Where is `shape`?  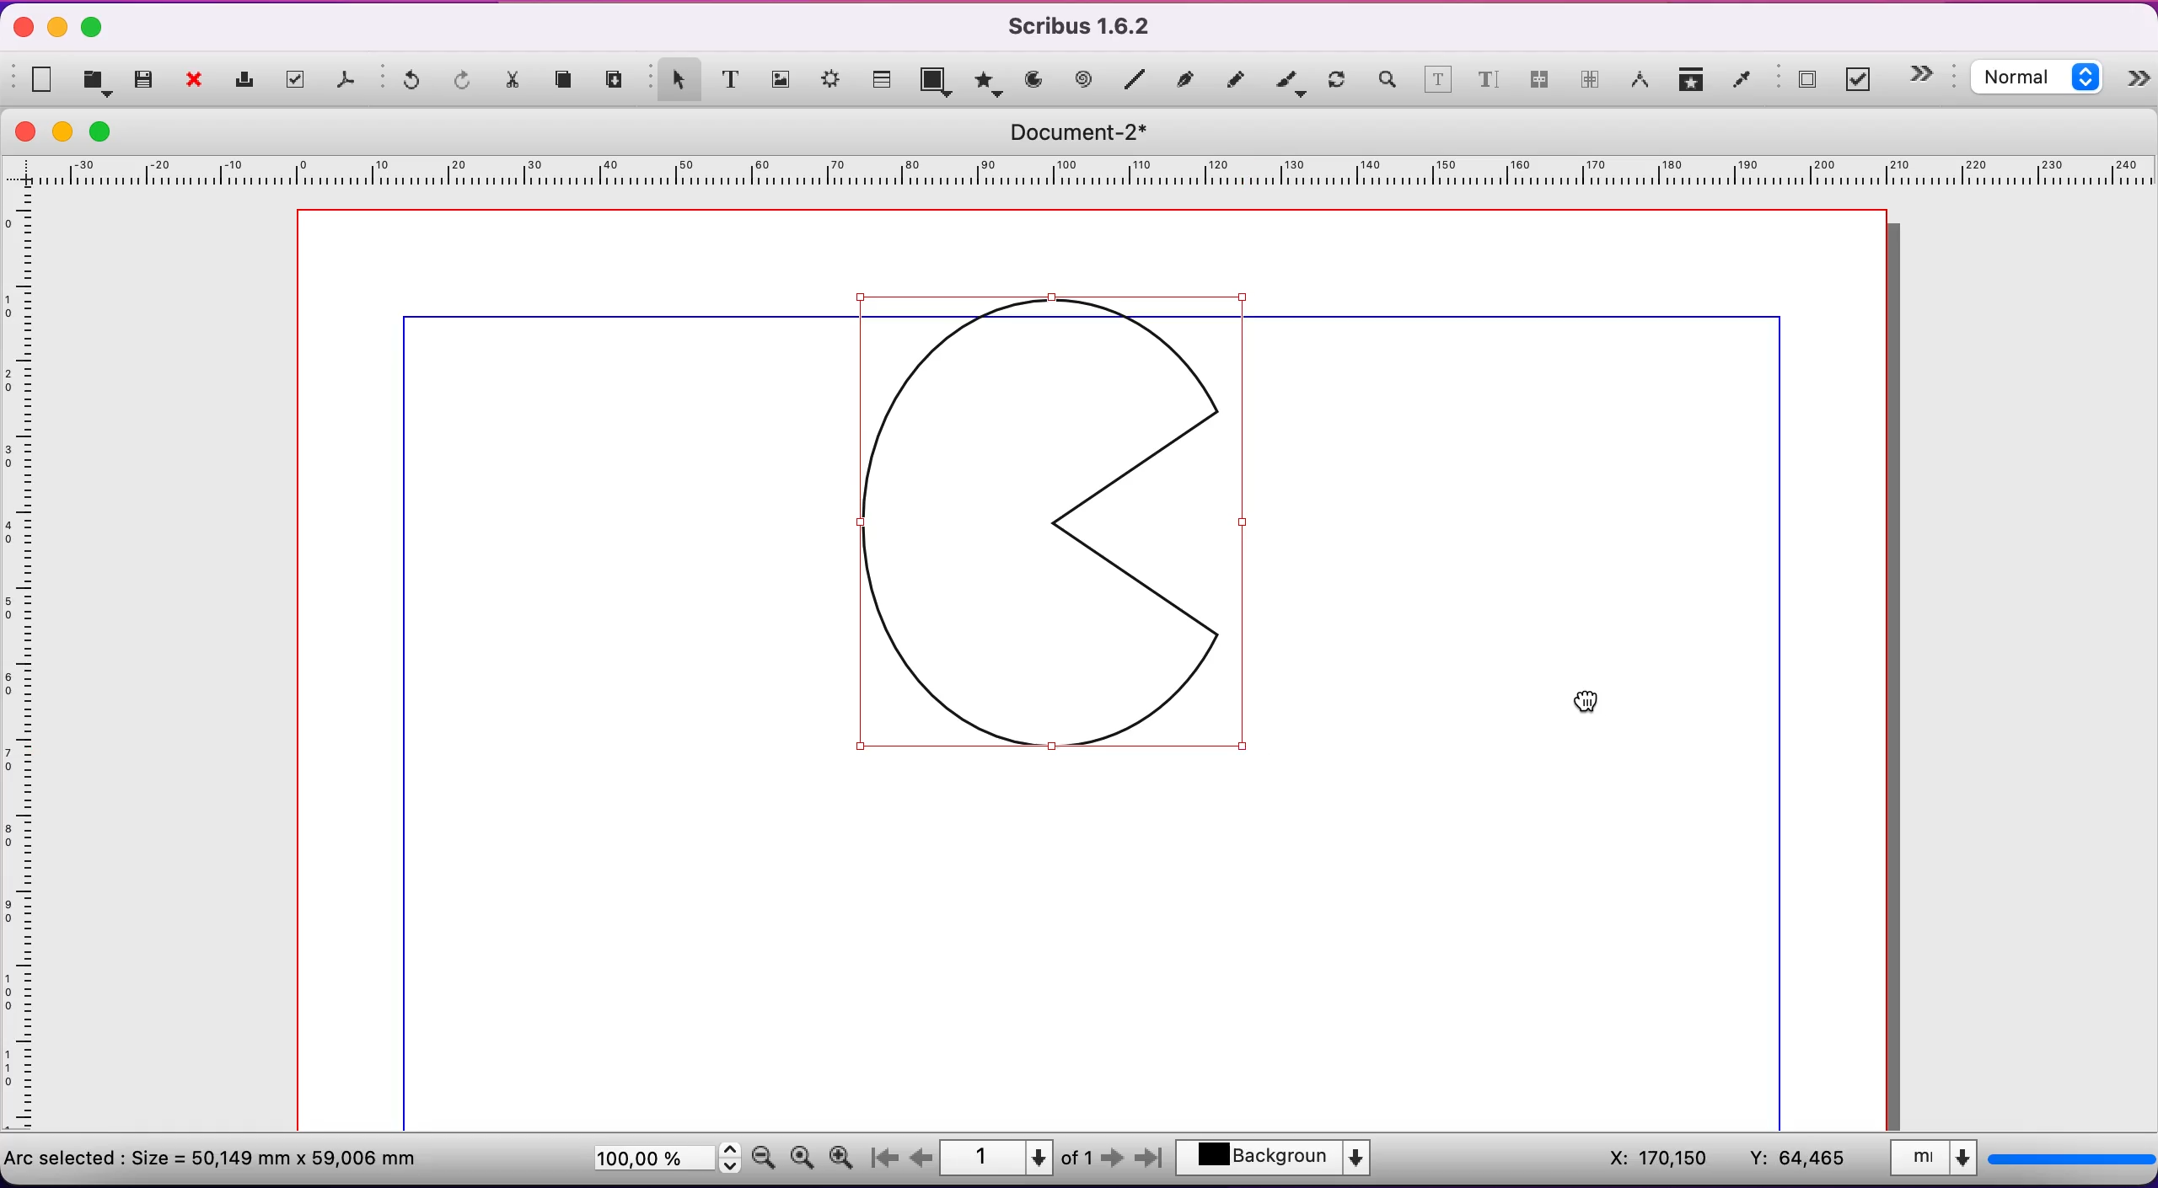
shape is located at coordinates (938, 83).